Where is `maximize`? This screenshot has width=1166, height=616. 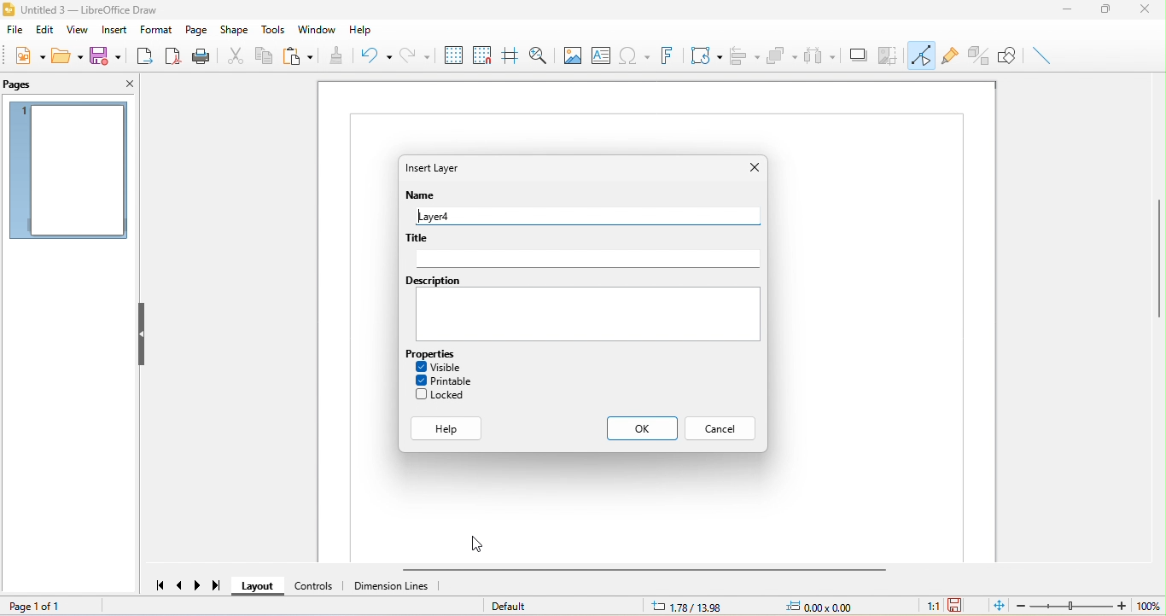 maximize is located at coordinates (1108, 9).